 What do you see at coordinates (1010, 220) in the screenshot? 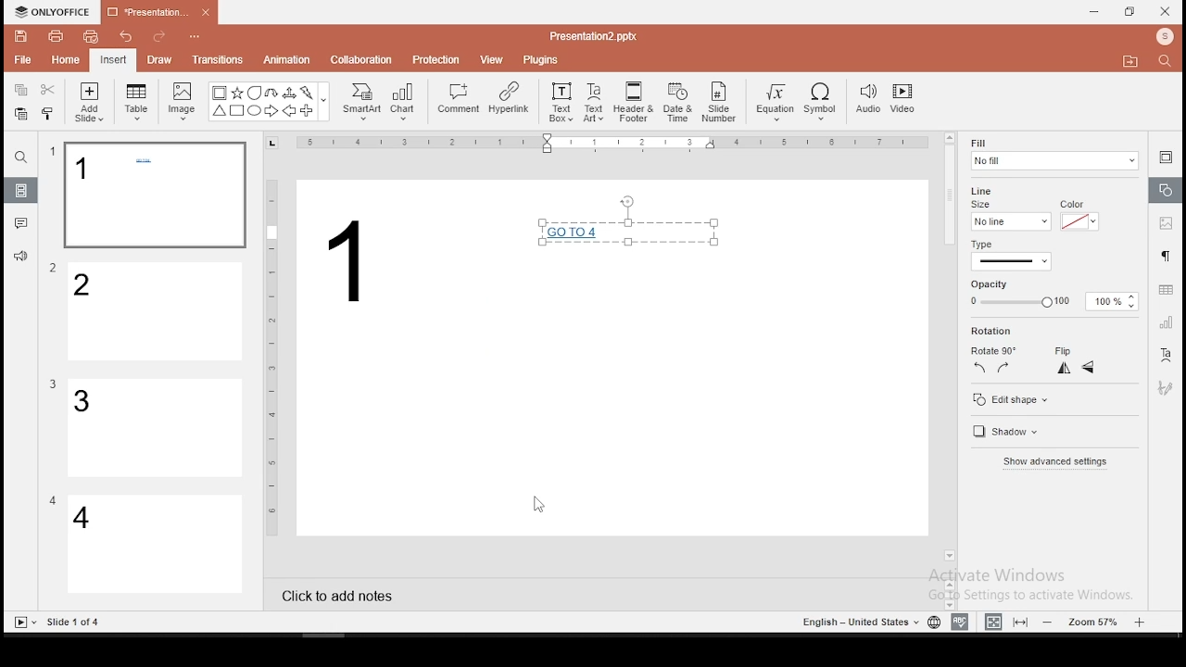
I see `line size` at bounding box center [1010, 220].